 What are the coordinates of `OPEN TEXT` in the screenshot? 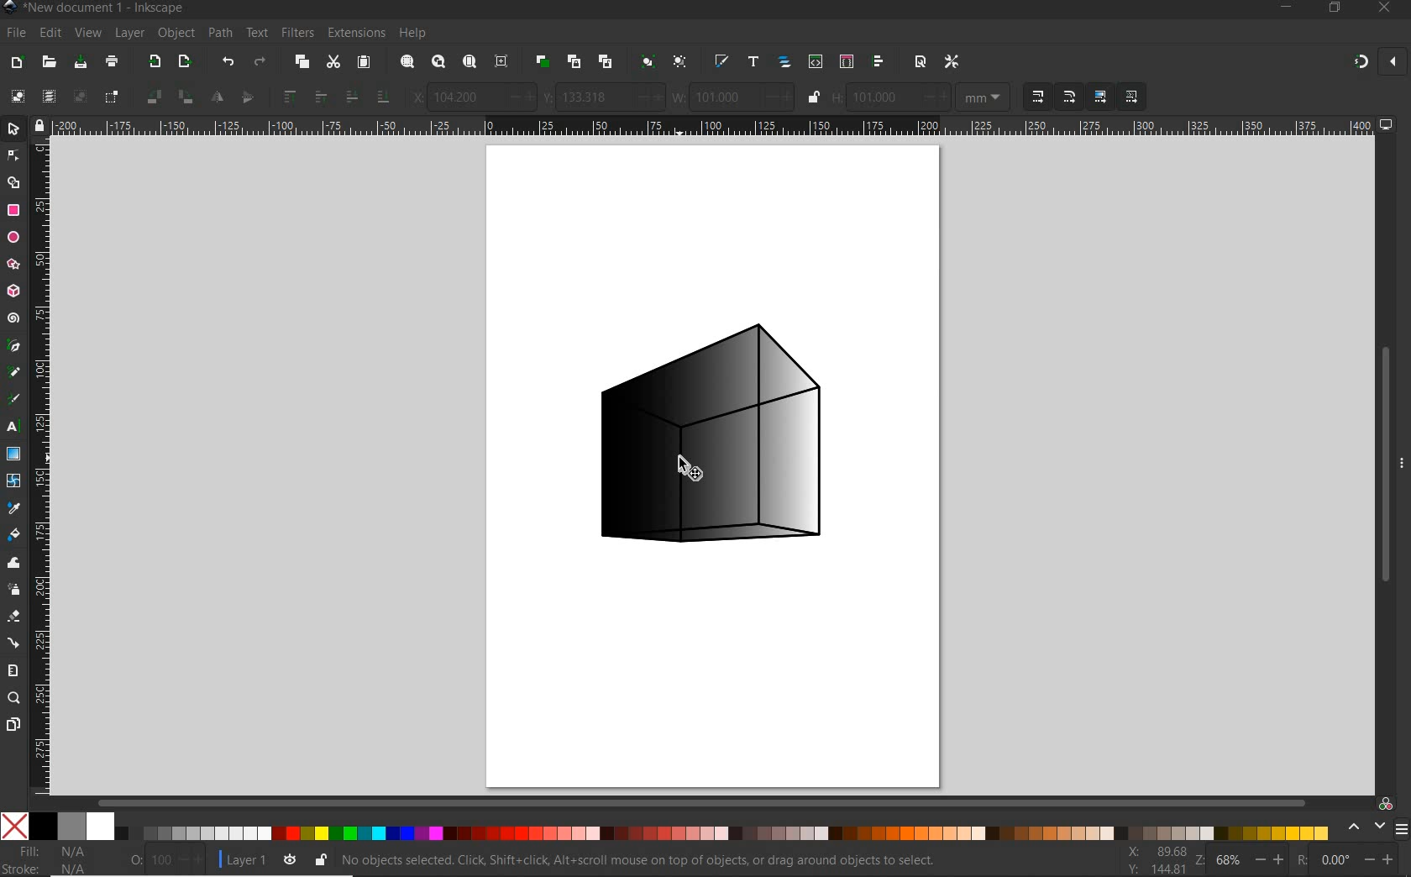 It's located at (755, 63).